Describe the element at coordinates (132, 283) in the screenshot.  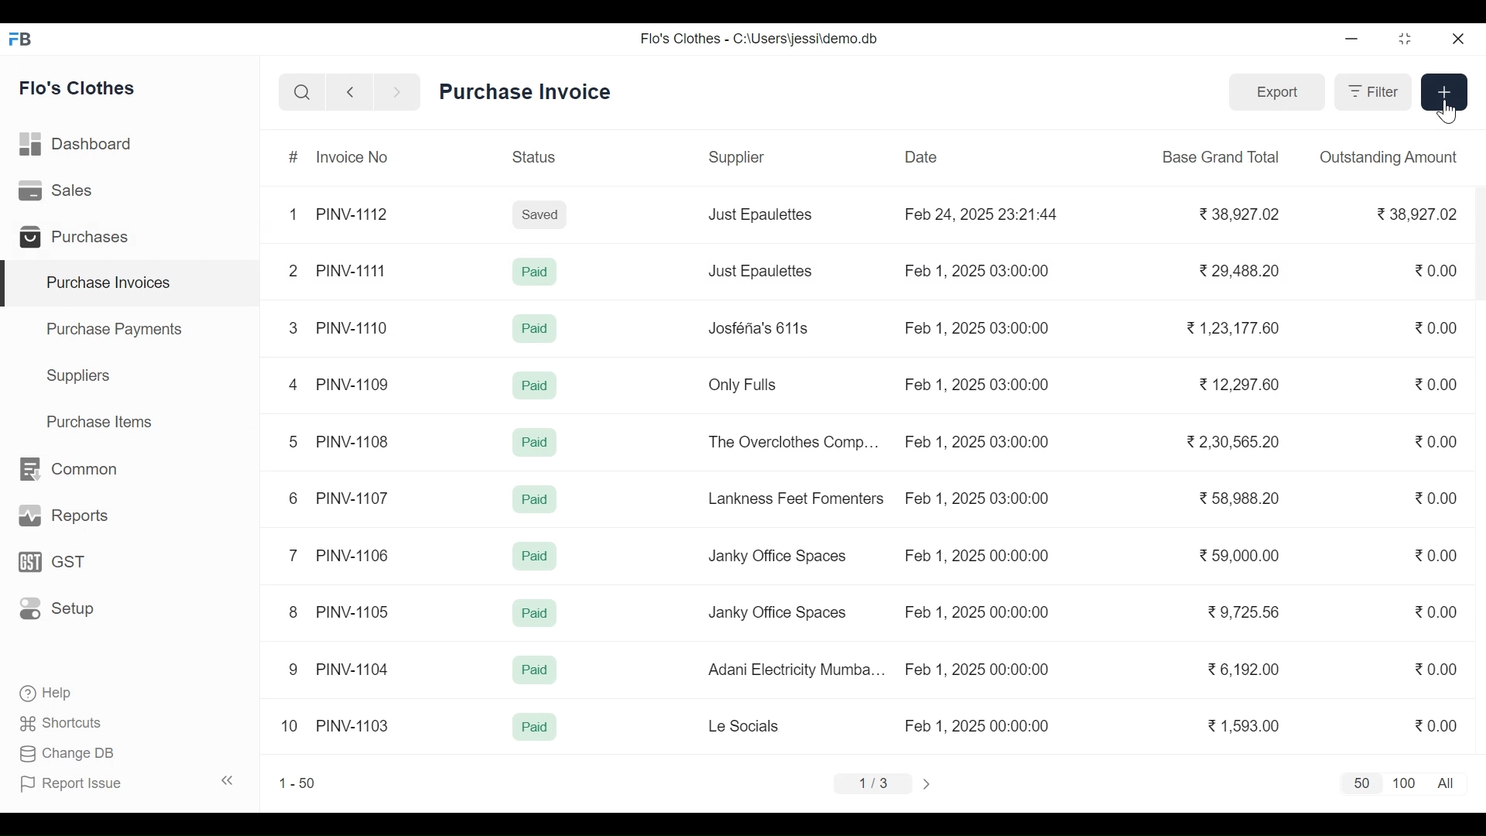
I see `Purchase Invoices` at that location.